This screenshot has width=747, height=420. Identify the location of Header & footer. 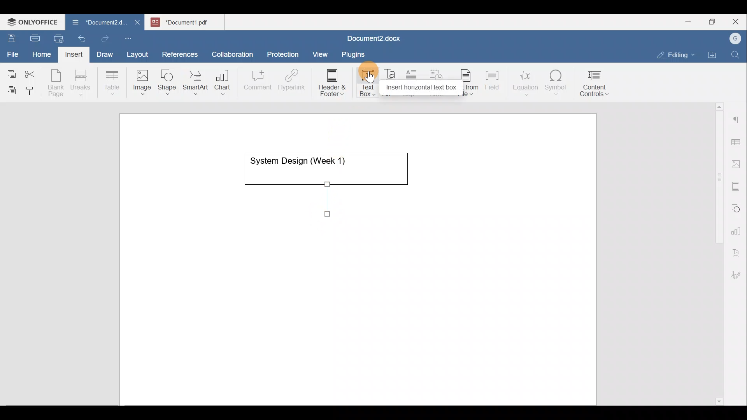
(330, 82).